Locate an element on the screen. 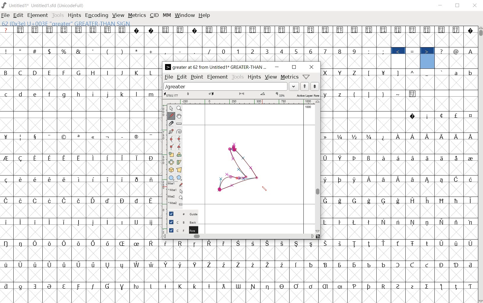 The width and height of the screenshot is (483, 303). file is located at coordinates (5, 16).